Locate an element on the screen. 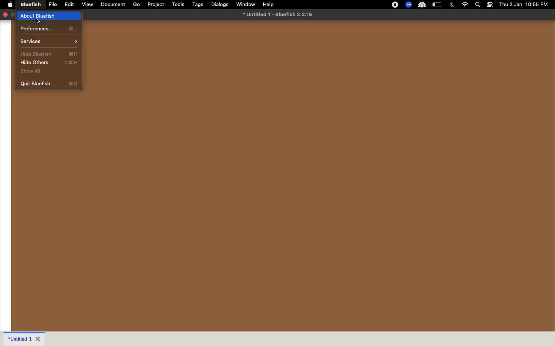  project is located at coordinates (156, 4).